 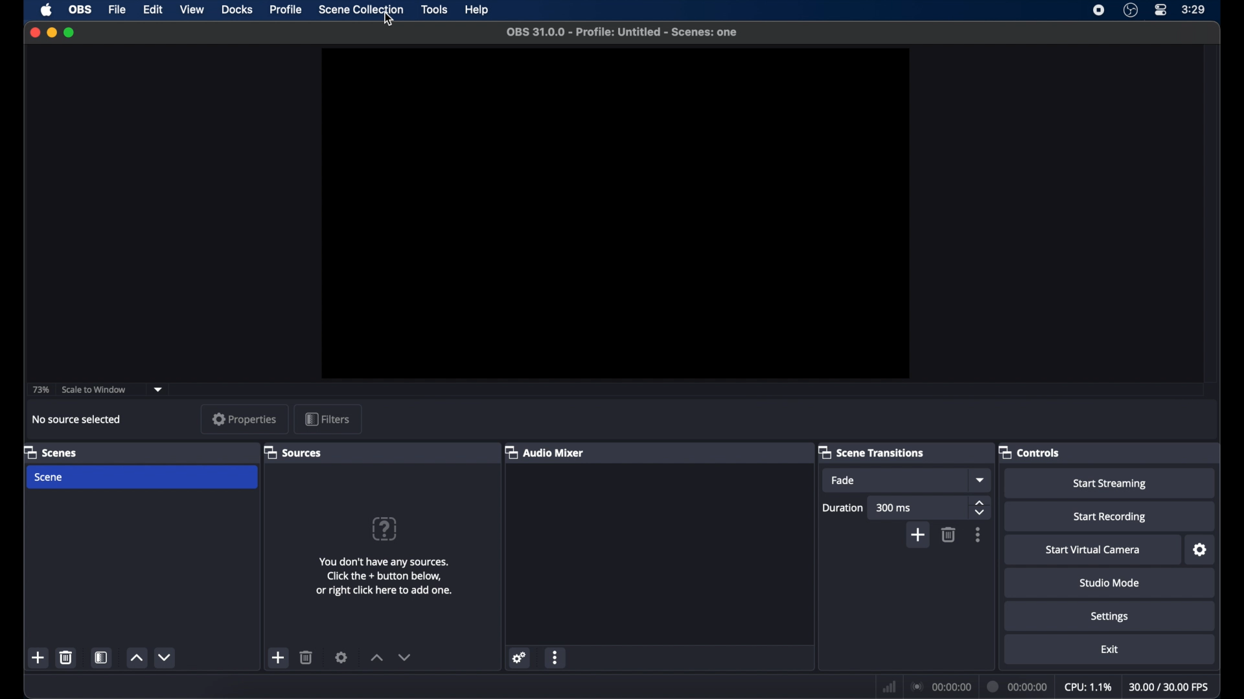 What do you see at coordinates (557, 657) in the screenshot?
I see `more options` at bounding box center [557, 657].